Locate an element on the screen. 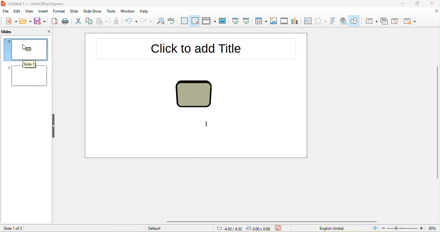  file is located at coordinates (6, 12).